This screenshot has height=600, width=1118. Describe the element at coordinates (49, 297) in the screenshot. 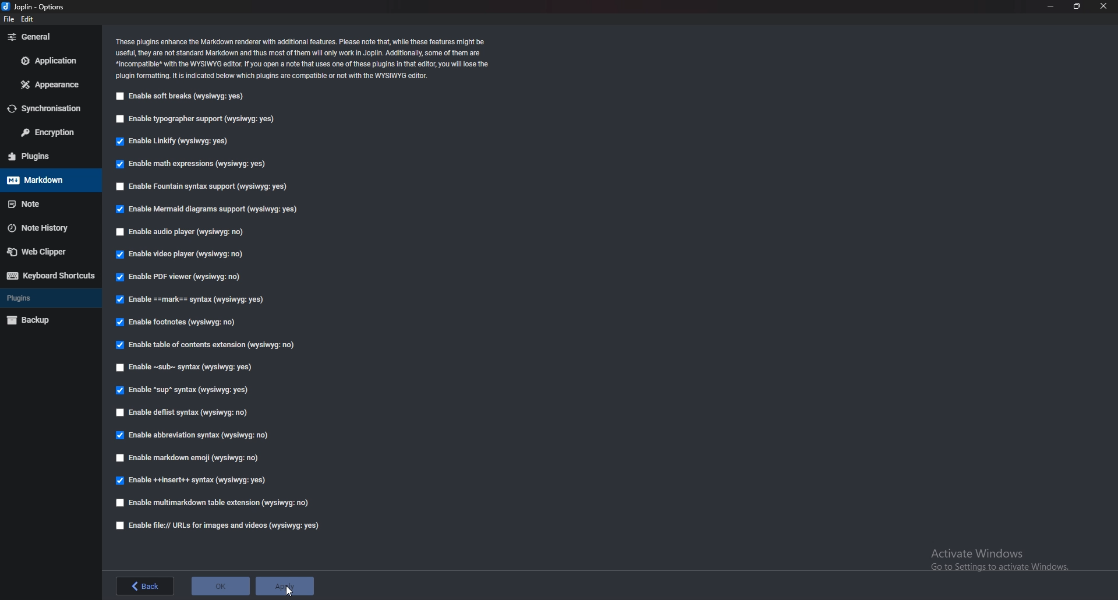

I see `Plugins` at that location.